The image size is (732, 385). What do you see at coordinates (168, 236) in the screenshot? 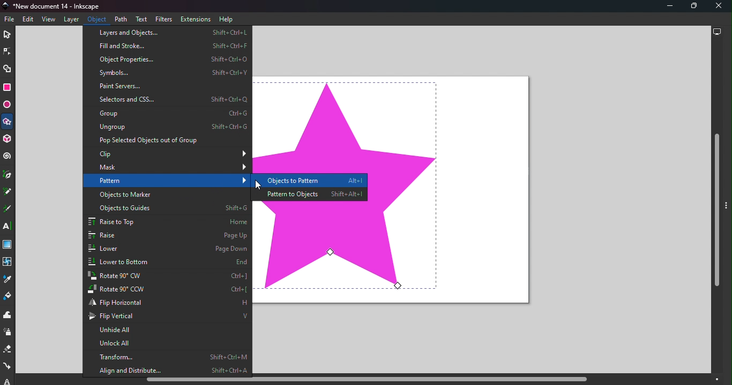
I see `Raise` at bounding box center [168, 236].